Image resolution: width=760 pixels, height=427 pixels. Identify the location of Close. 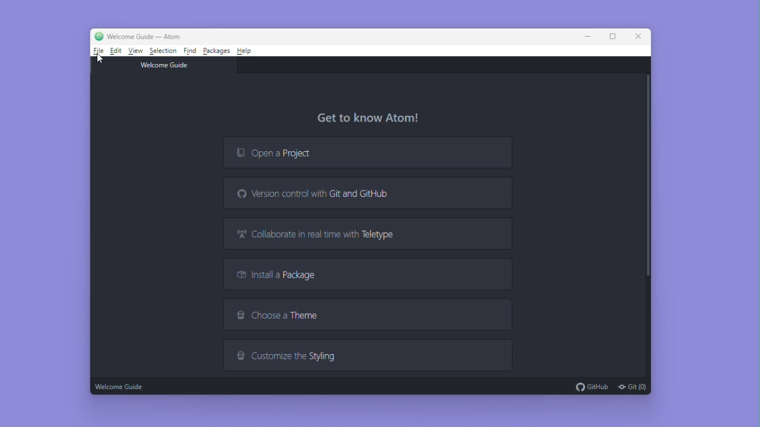
(639, 35).